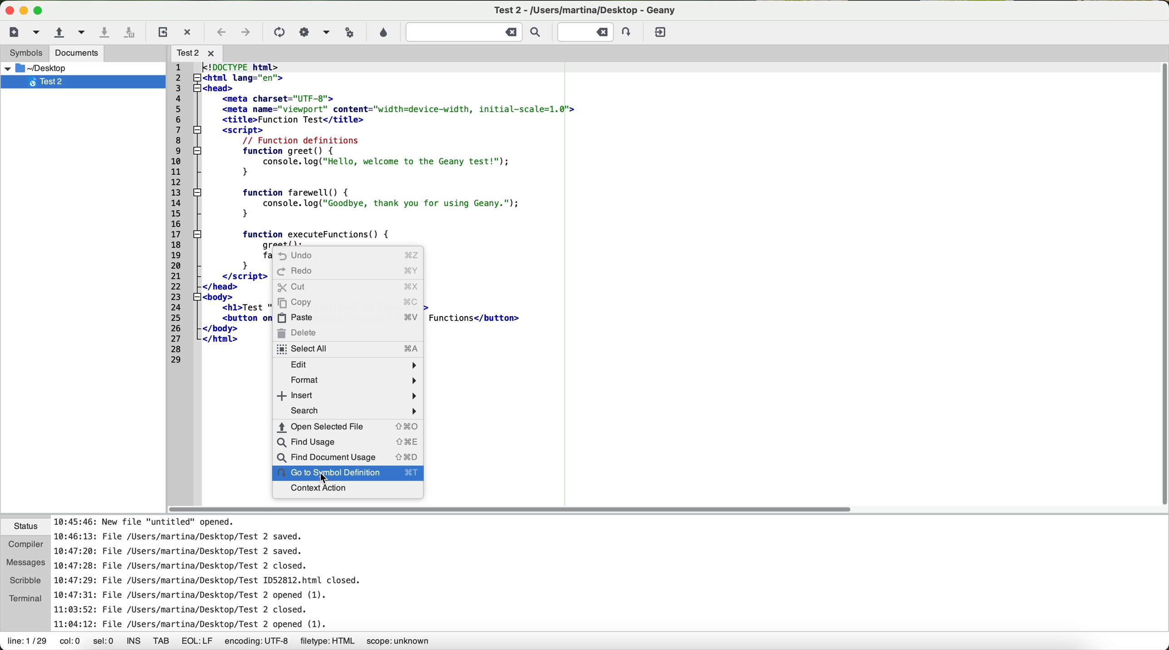 The height and width of the screenshot is (650, 1169). What do you see at coordinates (345, 256) in the screenshot?
I see `undo` at bounding box center [345, 256].